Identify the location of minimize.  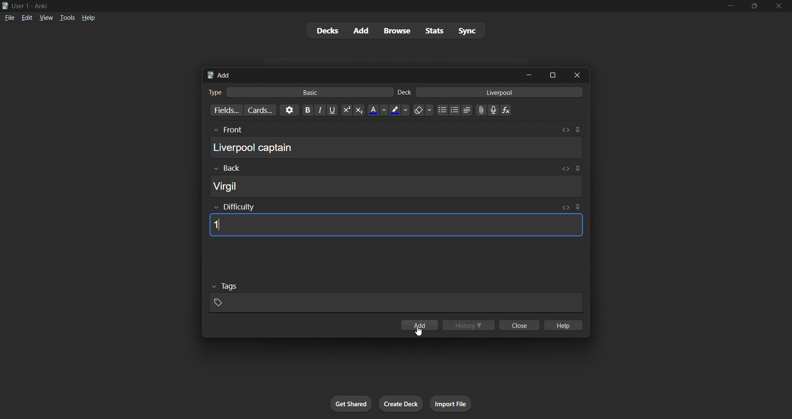
(730, 6).